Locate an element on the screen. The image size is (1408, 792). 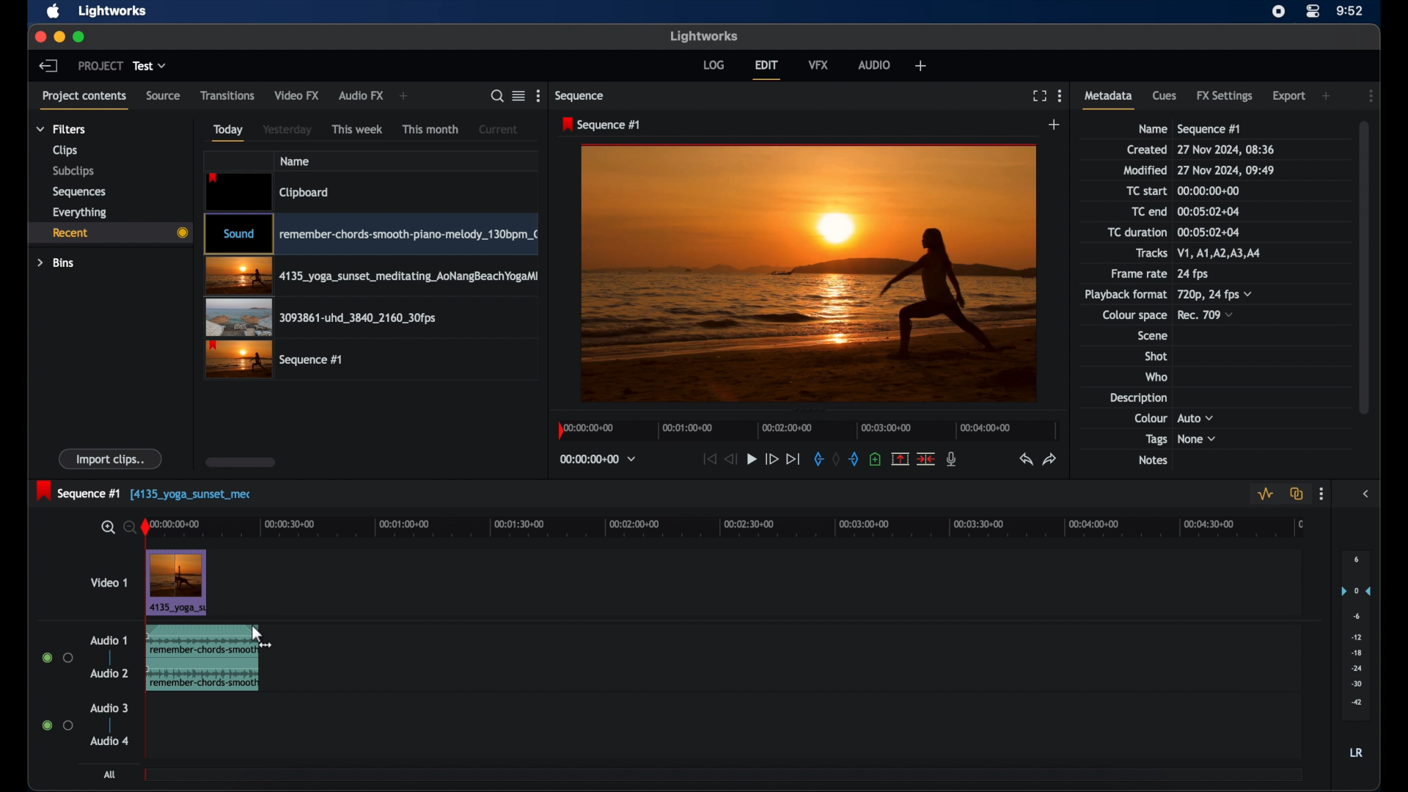
project contents is located at coordinates (84, 100).